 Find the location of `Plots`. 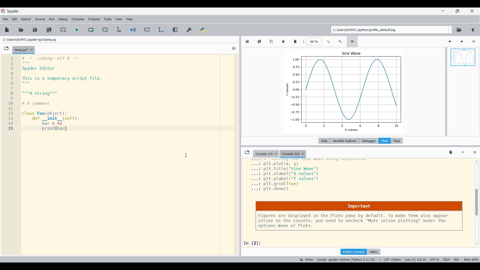

Plots is located at coordinates (384, 141).